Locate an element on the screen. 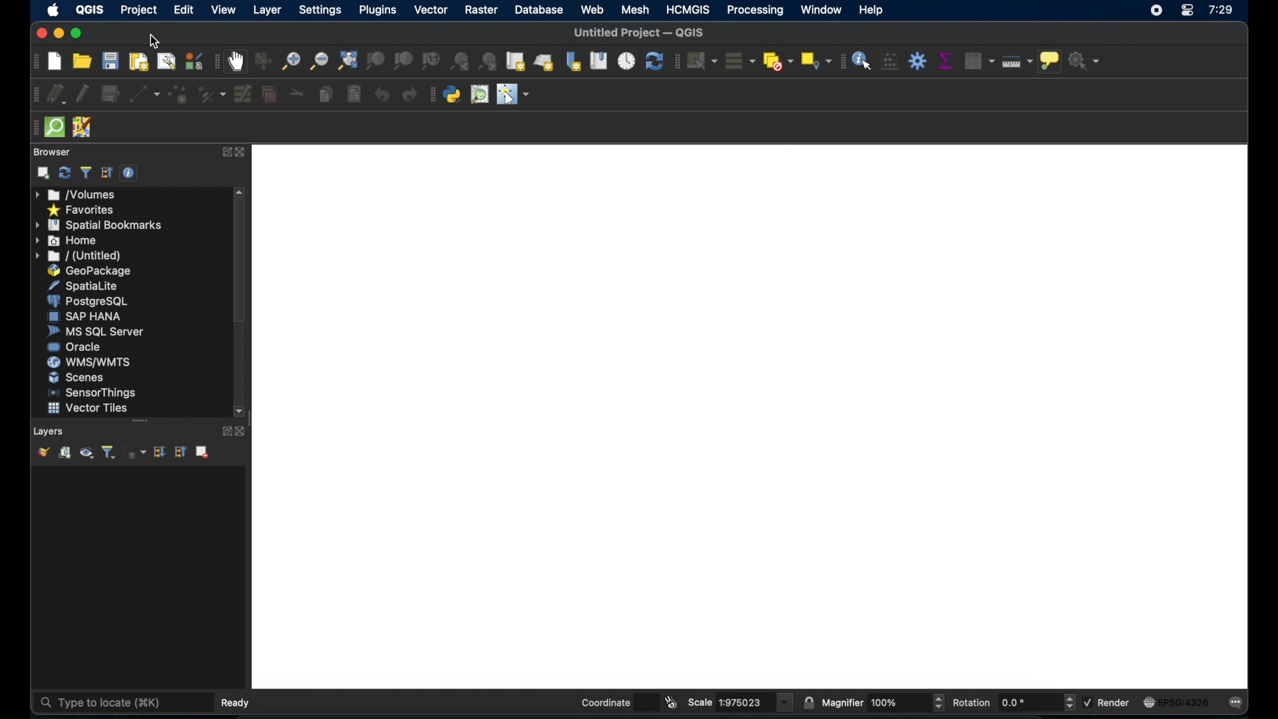 This screenshot has width=1278, height=719. zoom full is located at coordinates (348, 62).